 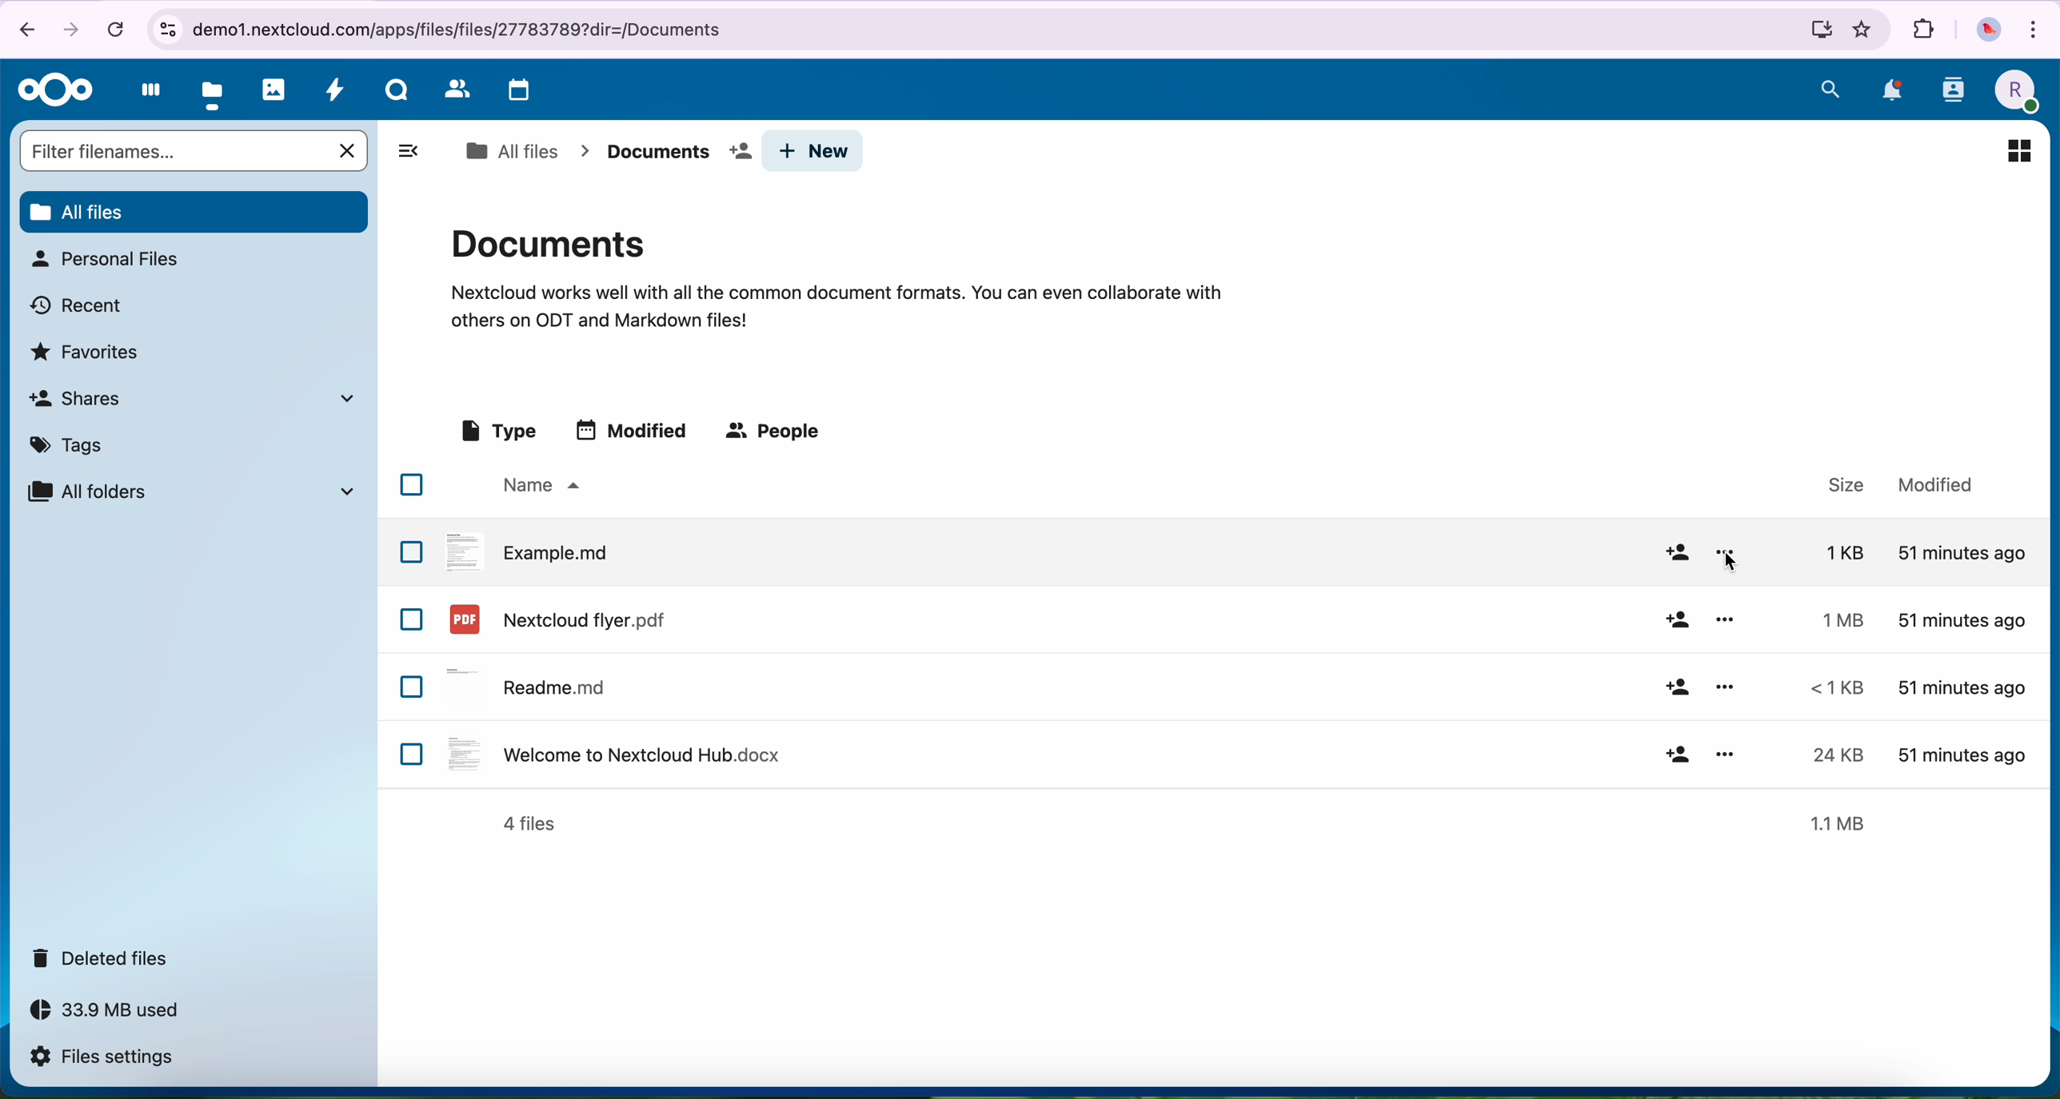 I want to click on size, so click(x=1827, y=686).